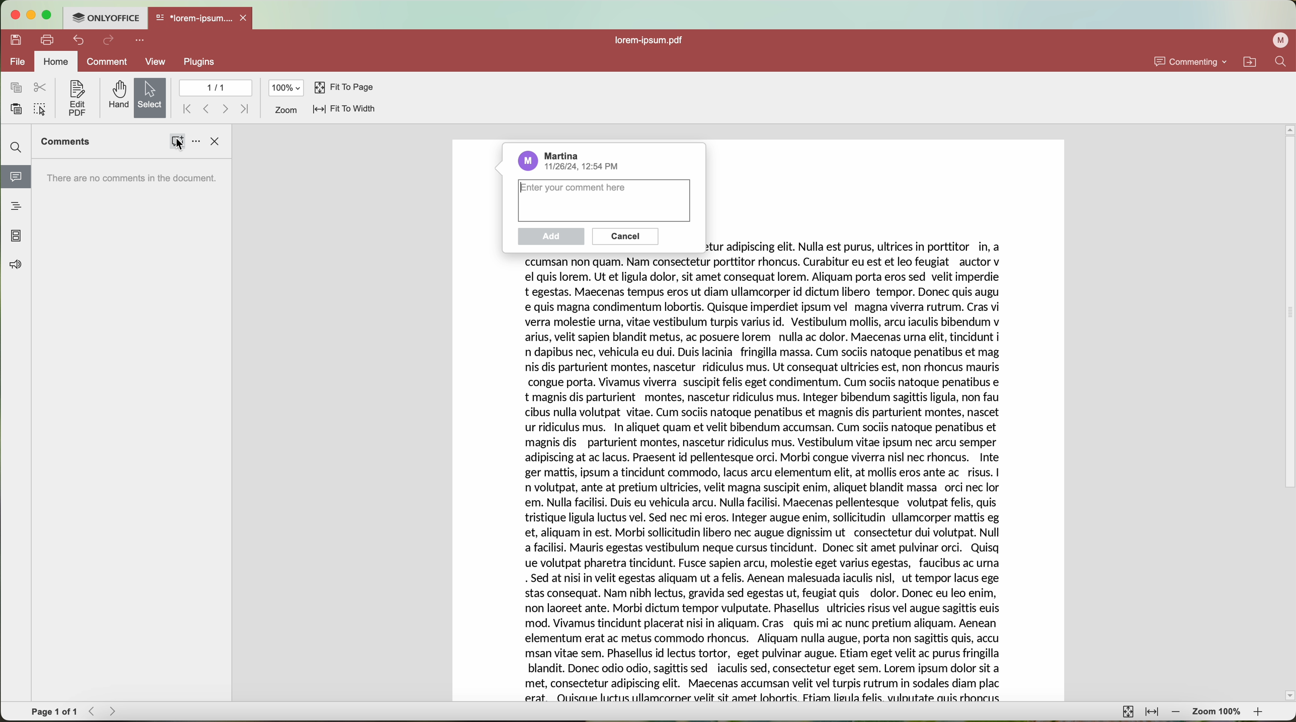 Image resolution: width=1296 pixels, height=722 pixels. What do you see at coordinates (285, 111) in the screenshot?
I see `zoom` at bounding box center [285, 111].